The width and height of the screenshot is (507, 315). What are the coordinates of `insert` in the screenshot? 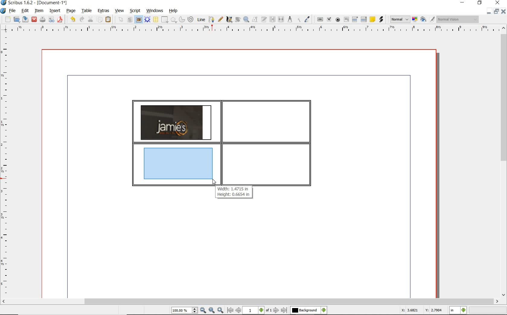 It's located at (54, 11).